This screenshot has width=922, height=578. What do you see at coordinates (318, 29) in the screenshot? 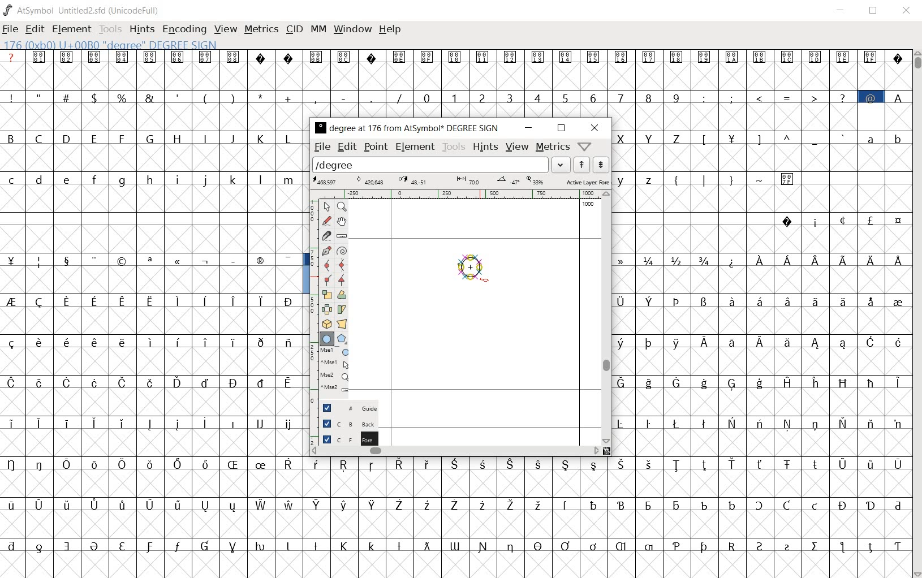
I see `mm` at bounding box center [318, 29].